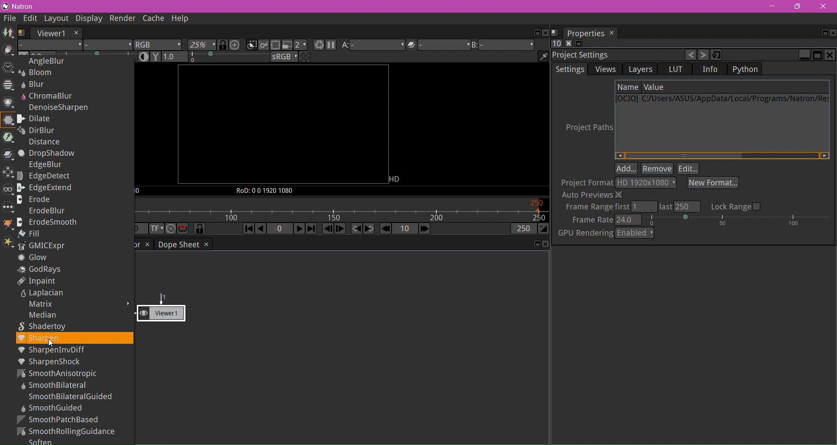 The width and height of the screenshot is (837, 445). What do you see at coordinates (39, 315) in the screenshot?
I see `Median` at bounding box center [39, 315].